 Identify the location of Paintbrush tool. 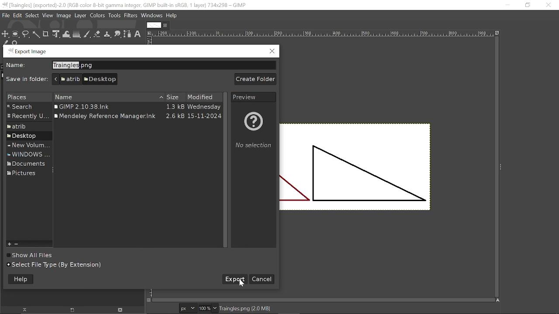
(87, 34).